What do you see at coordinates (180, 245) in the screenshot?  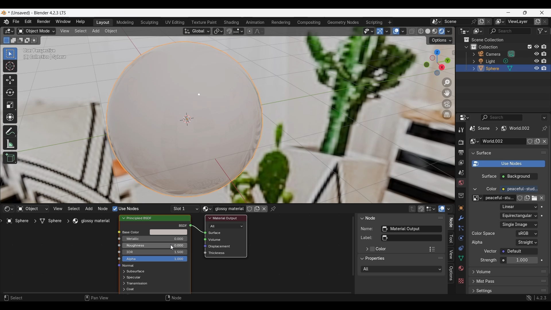 I see `Roughness value` at bounding box center [180, 245].